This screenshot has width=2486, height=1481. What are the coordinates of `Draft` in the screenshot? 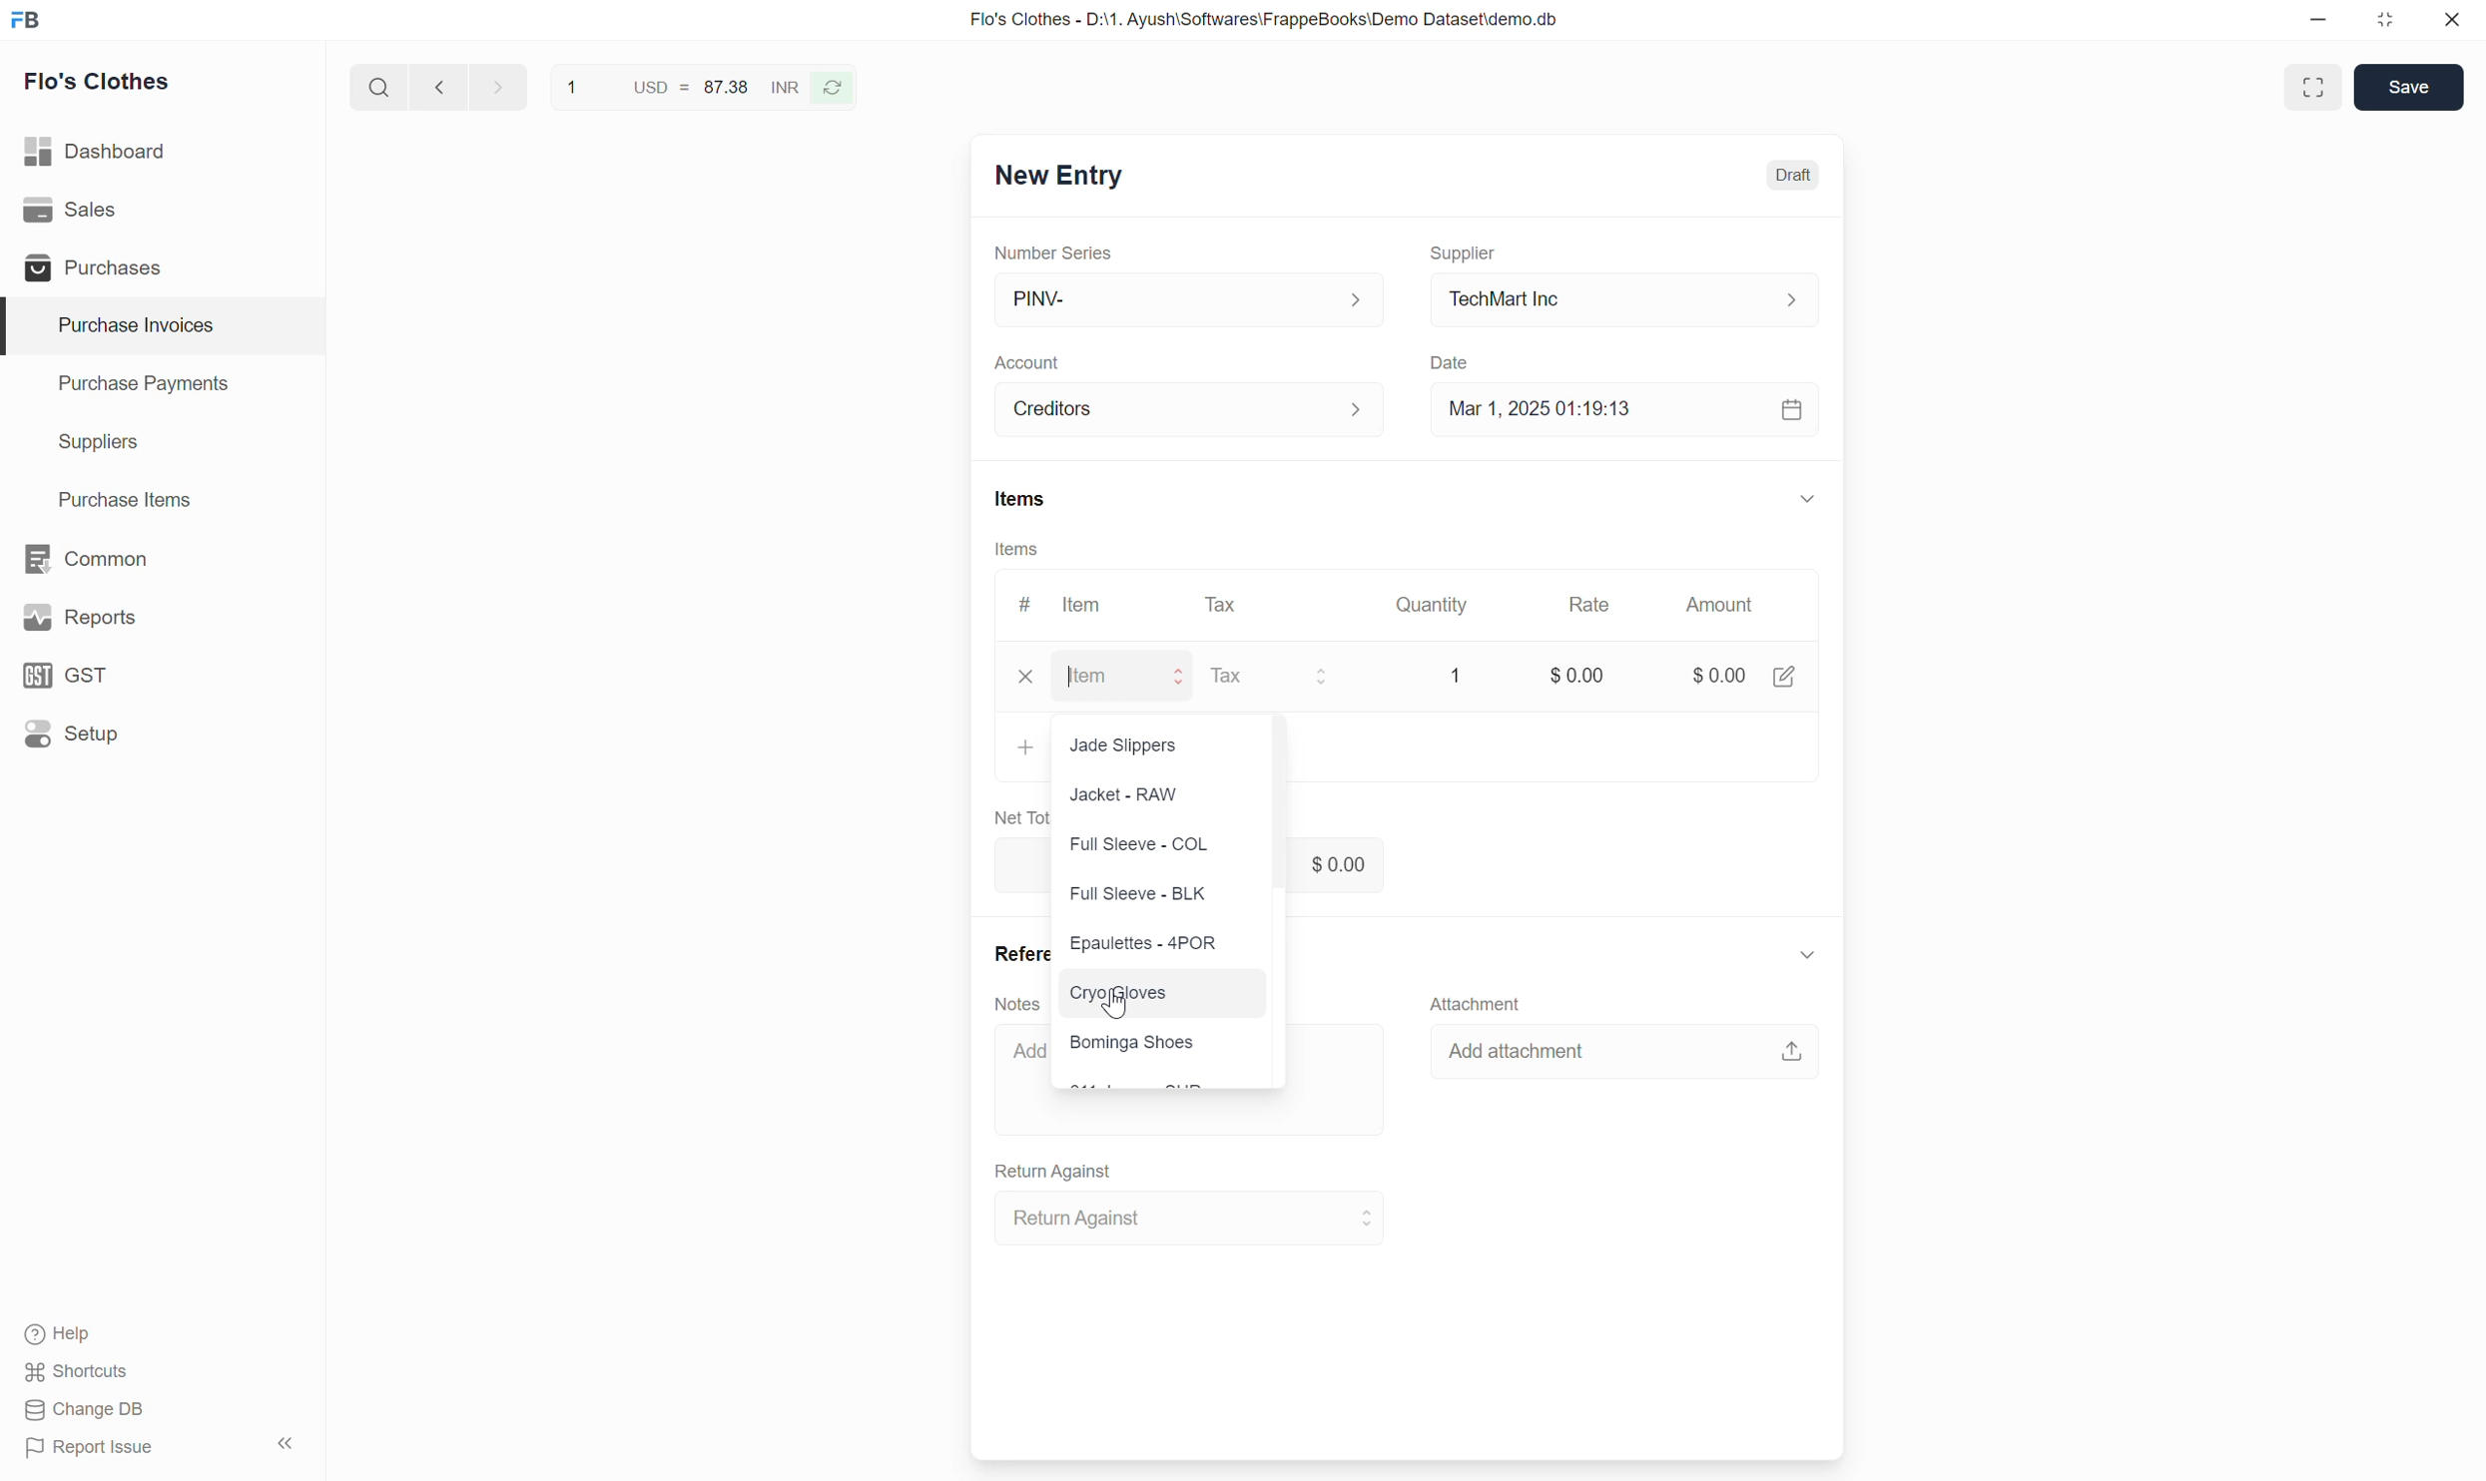 It's located at (1795, 177).